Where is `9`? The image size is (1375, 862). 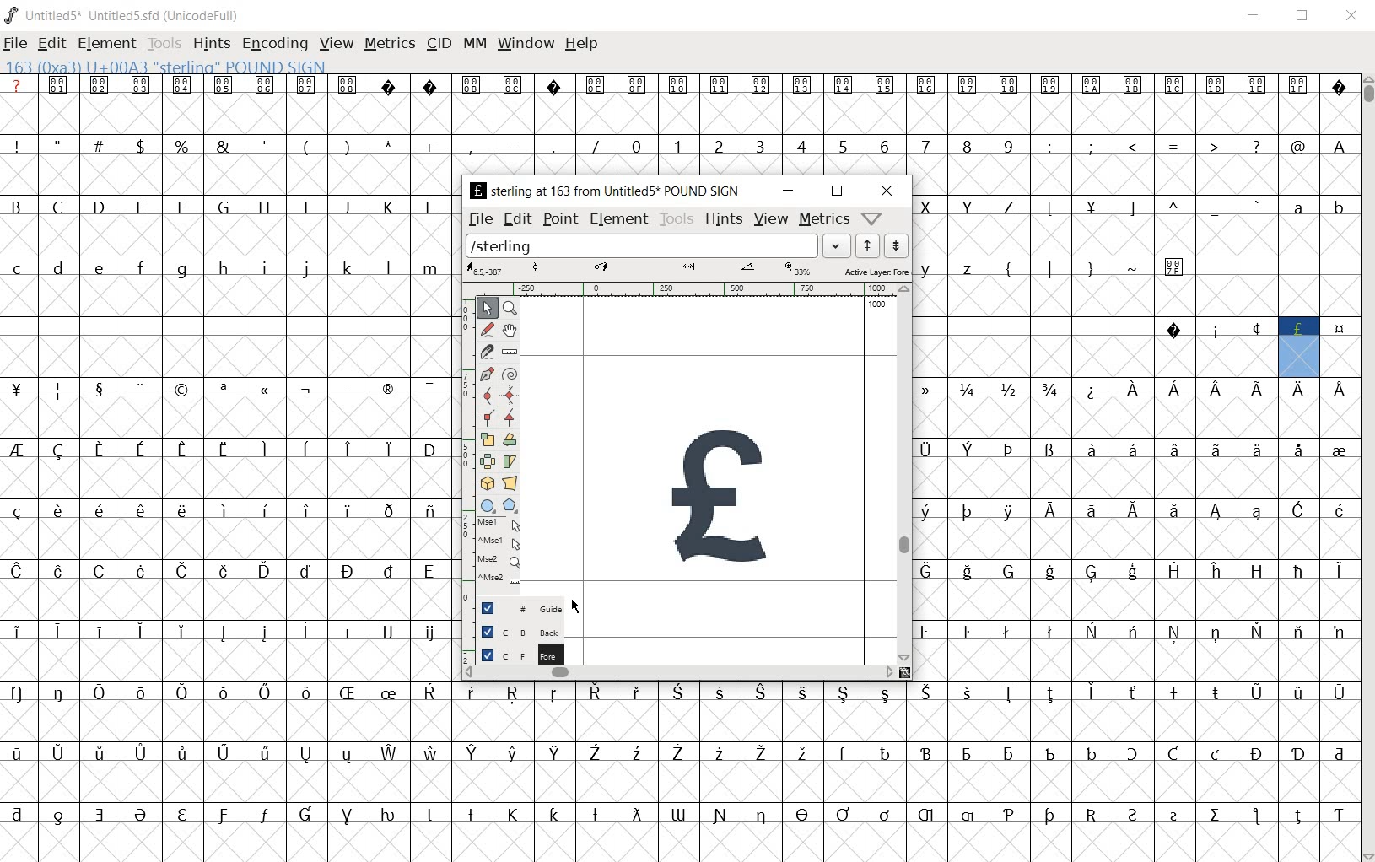 9 is located at coordinates (1007, 145).